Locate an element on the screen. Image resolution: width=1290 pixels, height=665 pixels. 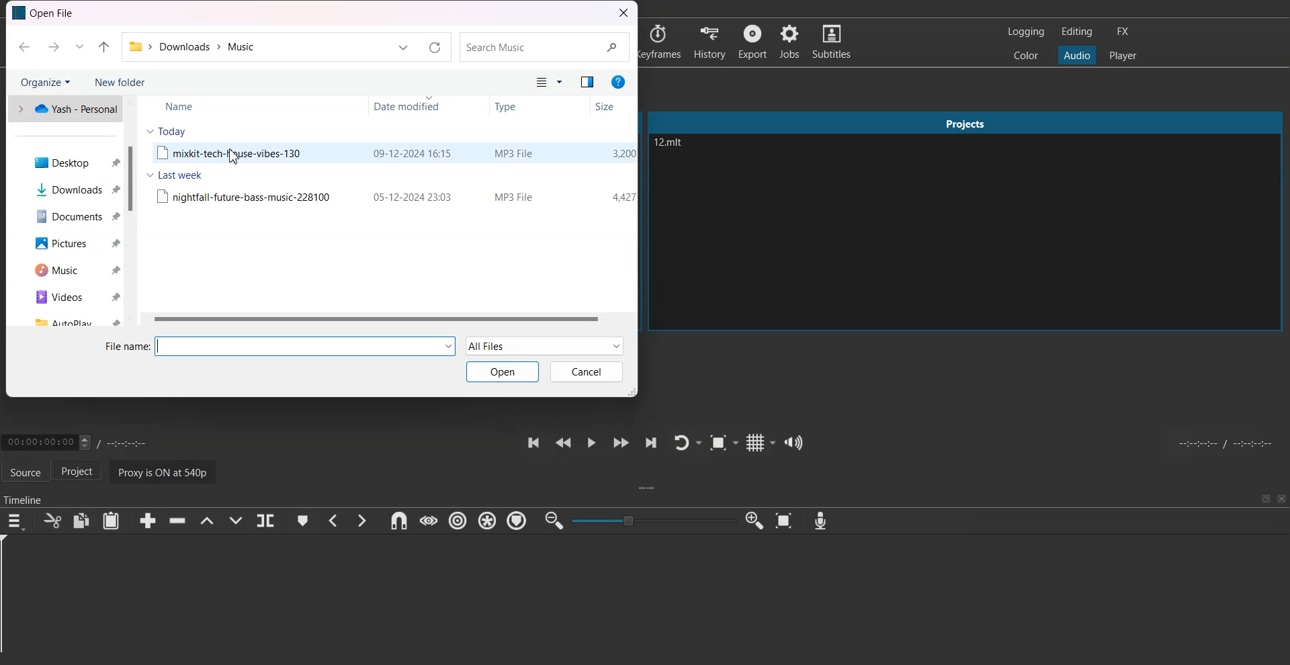
Timeline is located at coordinates (25, 496).